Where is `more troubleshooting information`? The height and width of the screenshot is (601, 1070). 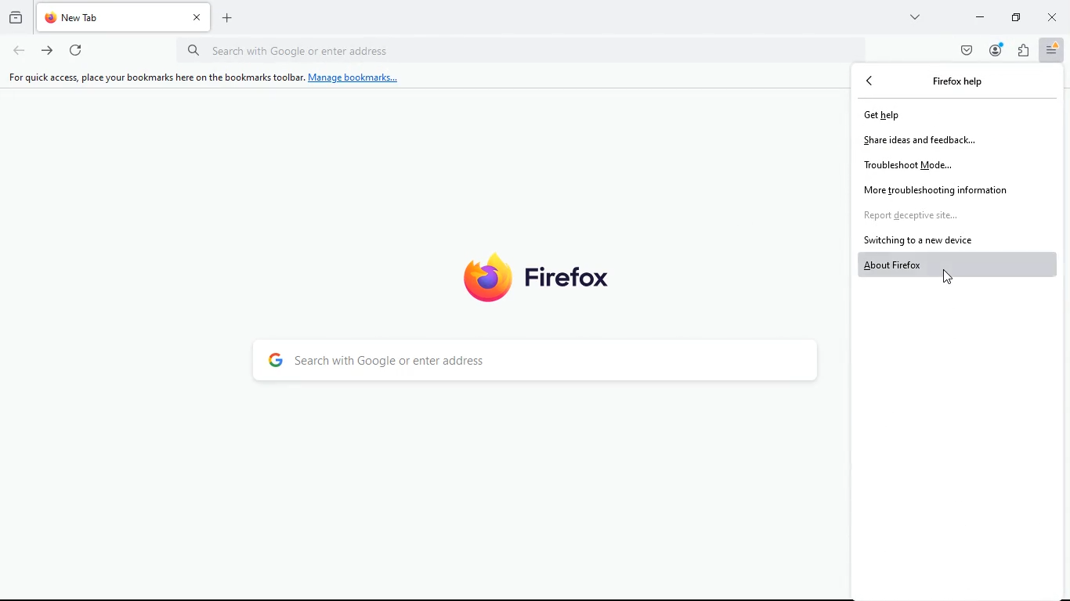
more troubleshooting information is located at coordinates (950, 189).